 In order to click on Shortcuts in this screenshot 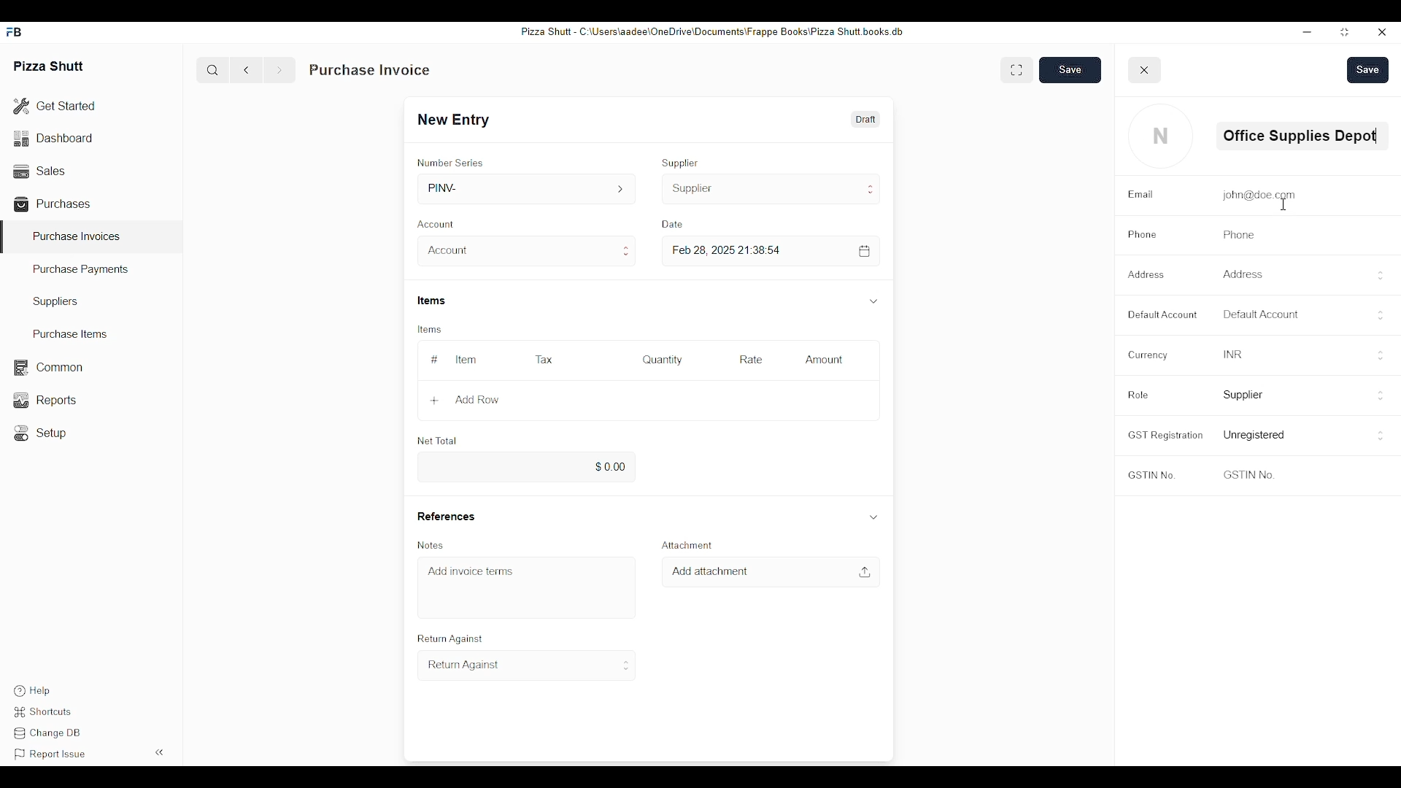, I will do `click(46, 712)`.